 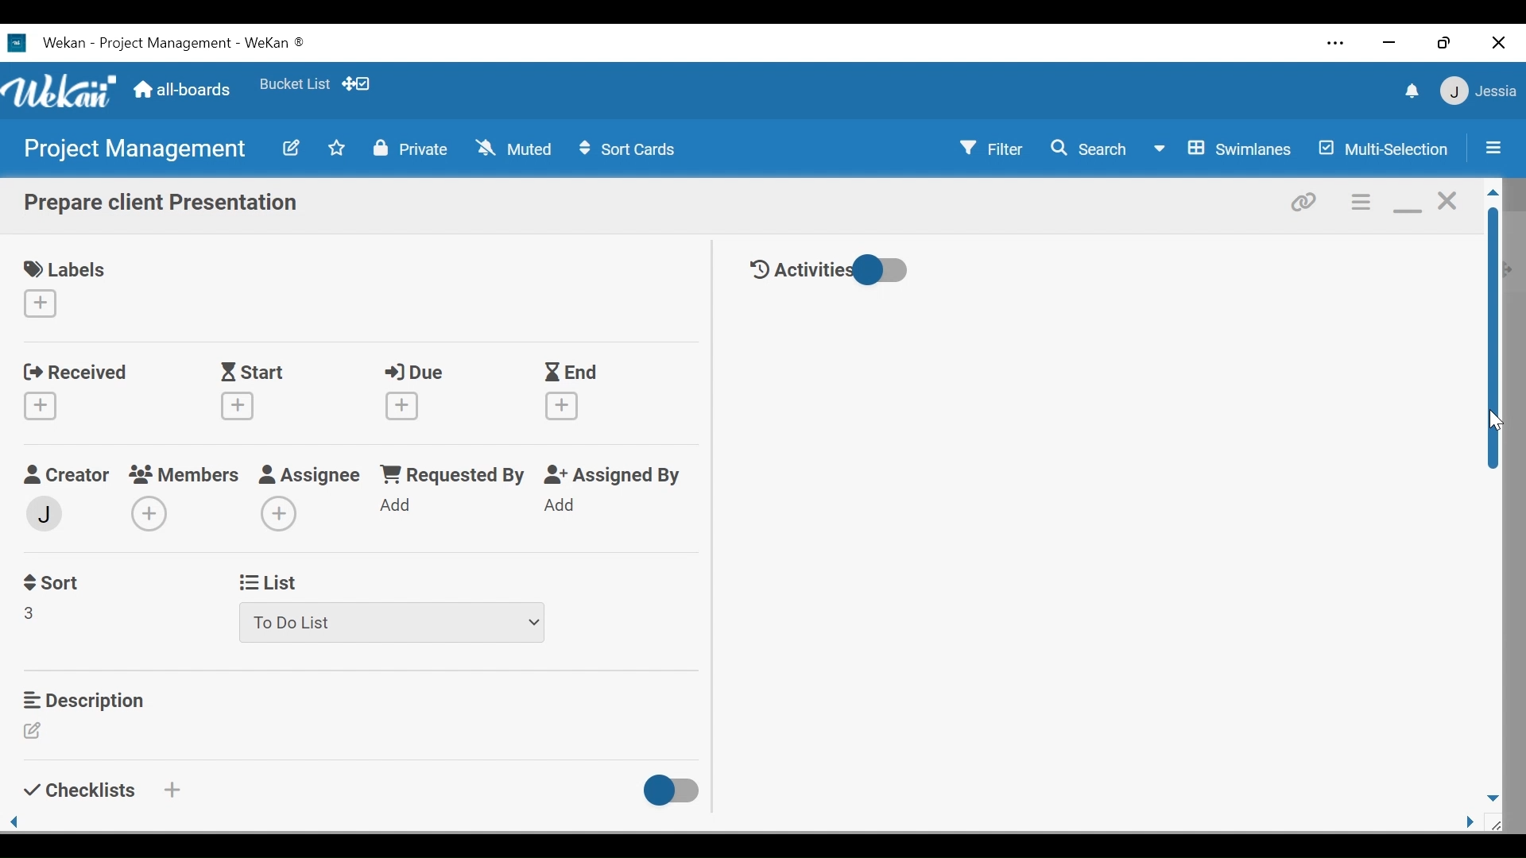 What do you see at coordinates (890, 269) in the screenshot?
I see `Toggle show/hide activities` at bounding box center [890, 269].